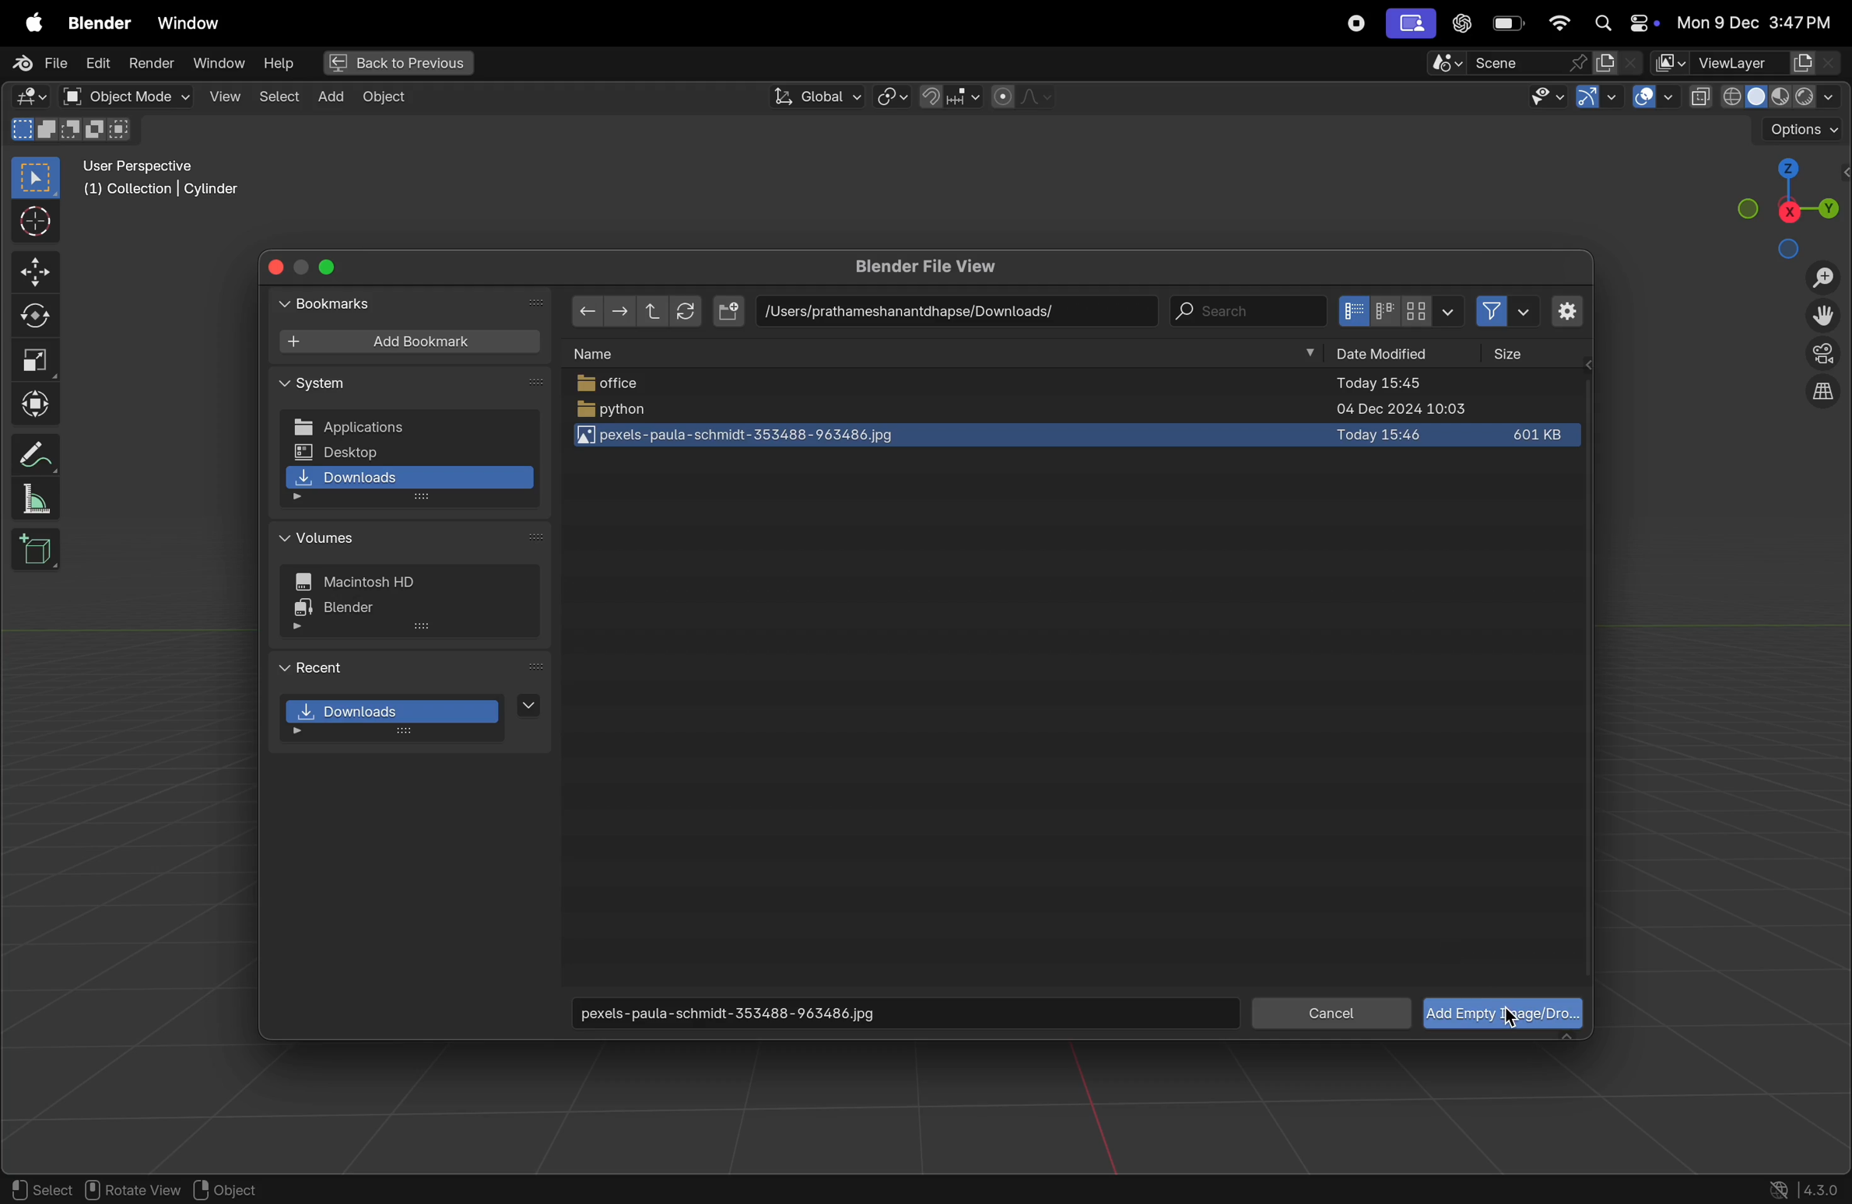  I want to click on perspective, so click(1823, 356).